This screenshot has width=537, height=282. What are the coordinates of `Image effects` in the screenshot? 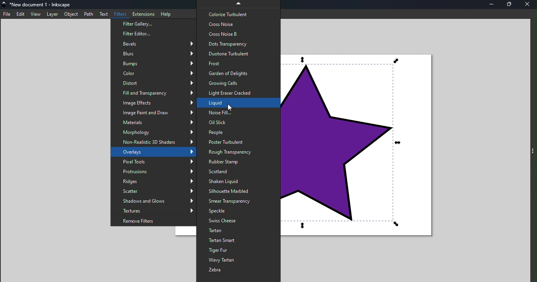 It's located at (153, 103).